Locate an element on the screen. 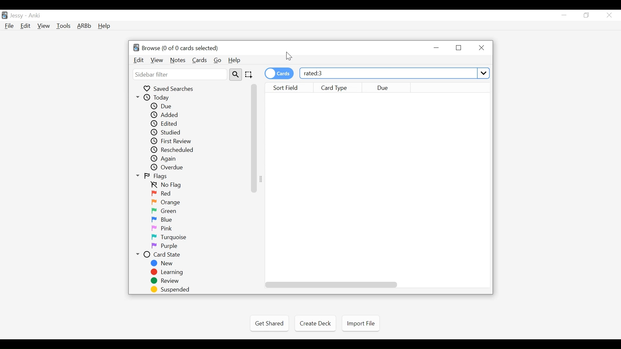 The height and width of the screenshot is (349, 621). Card Type is located at coordinates (338, 88).